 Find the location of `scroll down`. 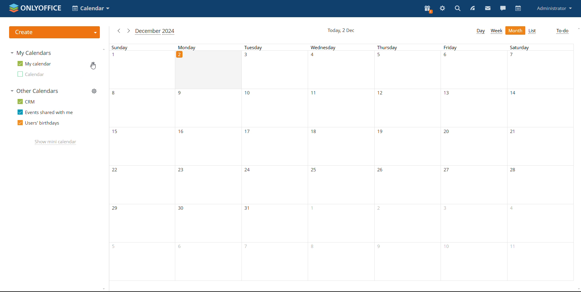

scroll down is located at coordinates (577, 289).